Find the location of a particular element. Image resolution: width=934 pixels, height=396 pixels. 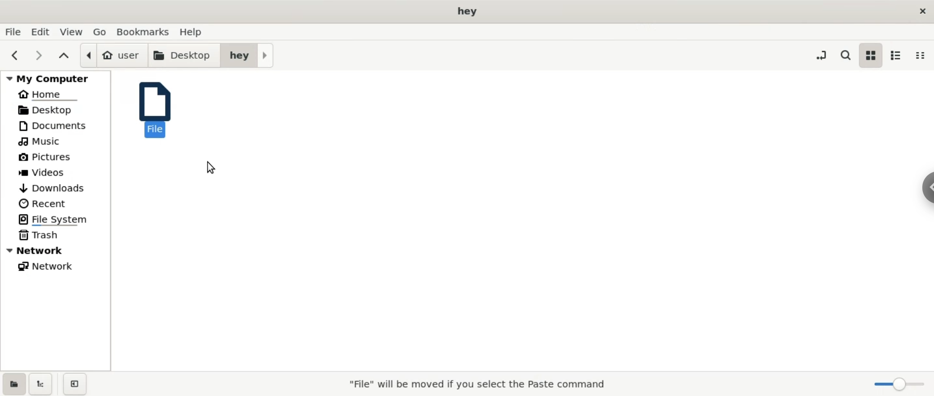

view is located at coordinates (70, 32).